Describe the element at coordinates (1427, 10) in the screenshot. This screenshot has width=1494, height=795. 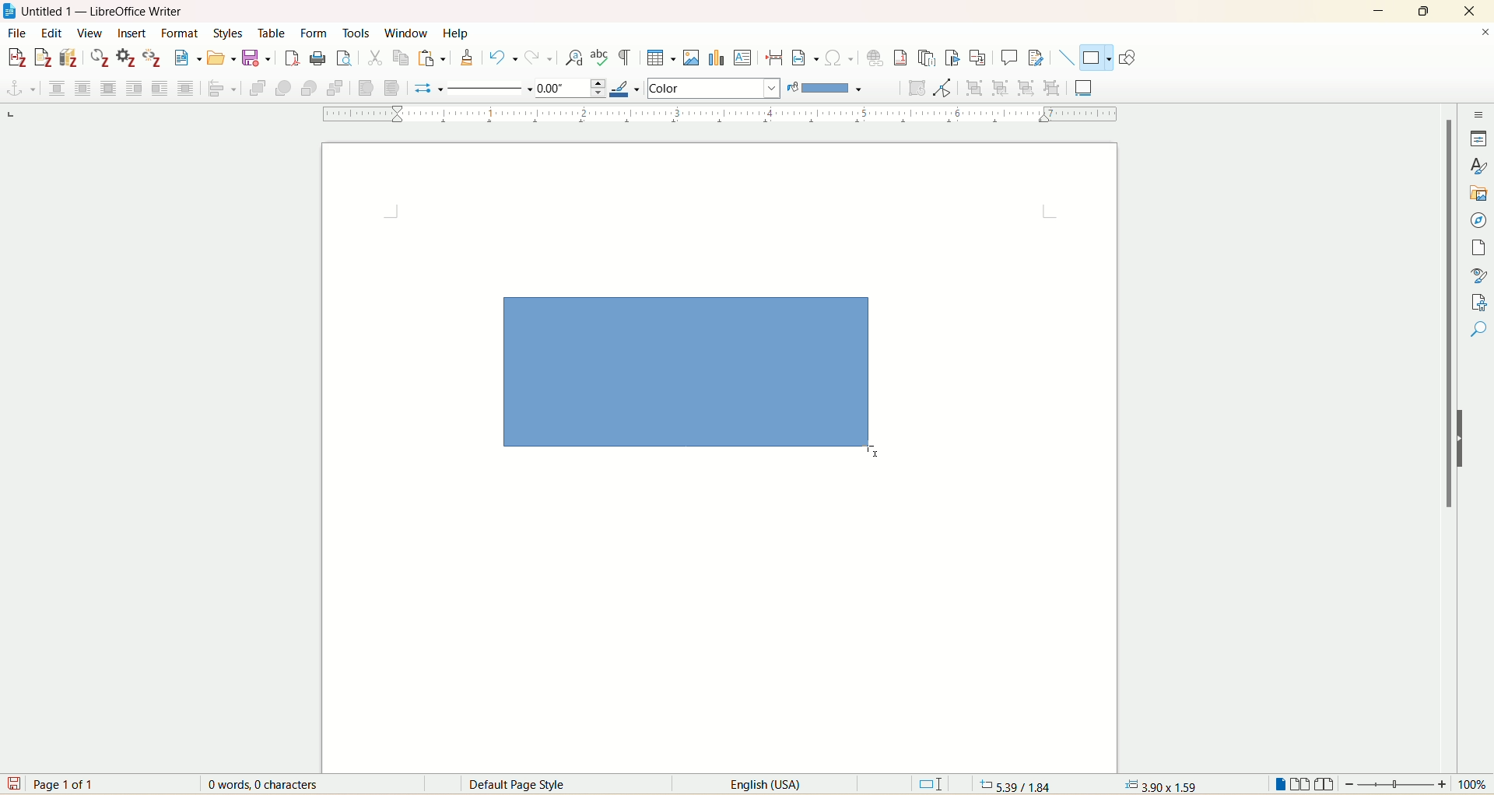
I see `maximize` at that location.